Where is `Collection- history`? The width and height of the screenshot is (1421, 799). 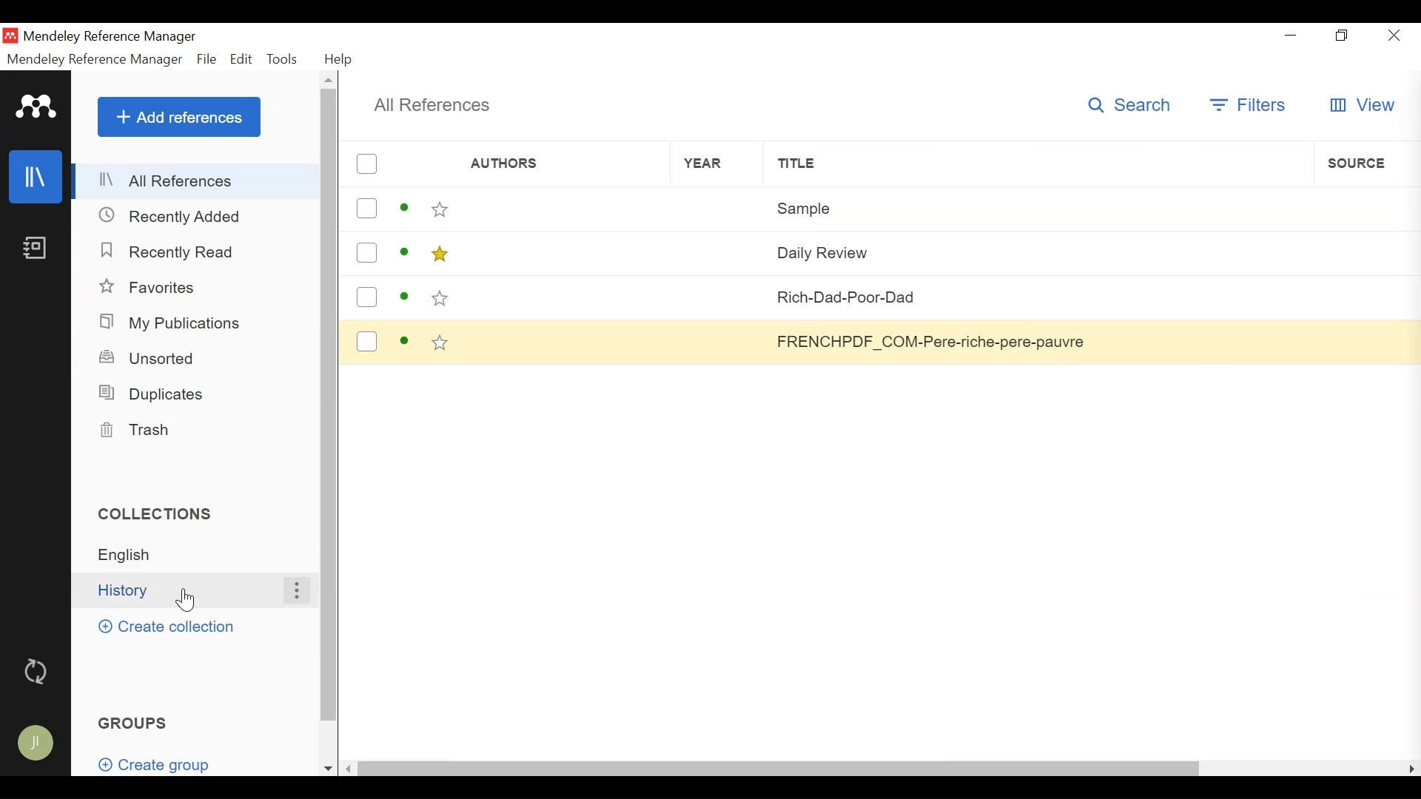 Collection- history is located at coordinates (184, 590).